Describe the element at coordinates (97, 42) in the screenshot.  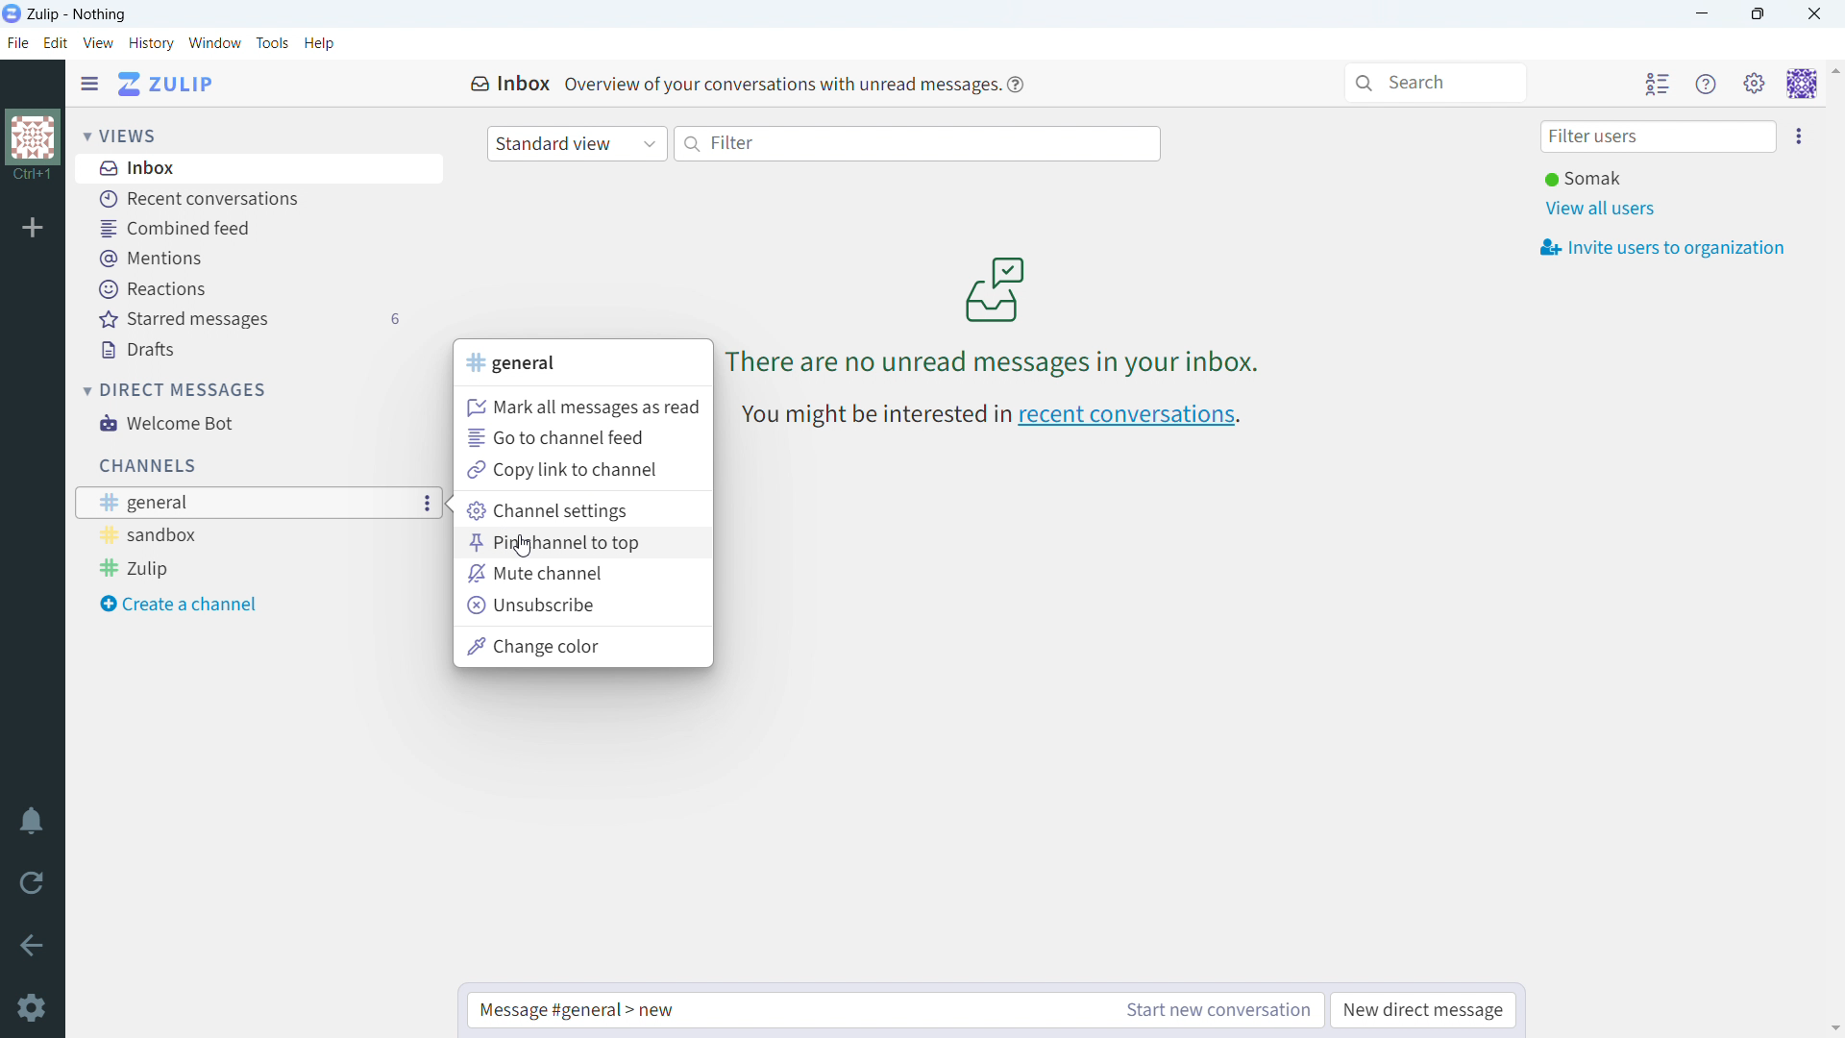
I see `view` at that location.